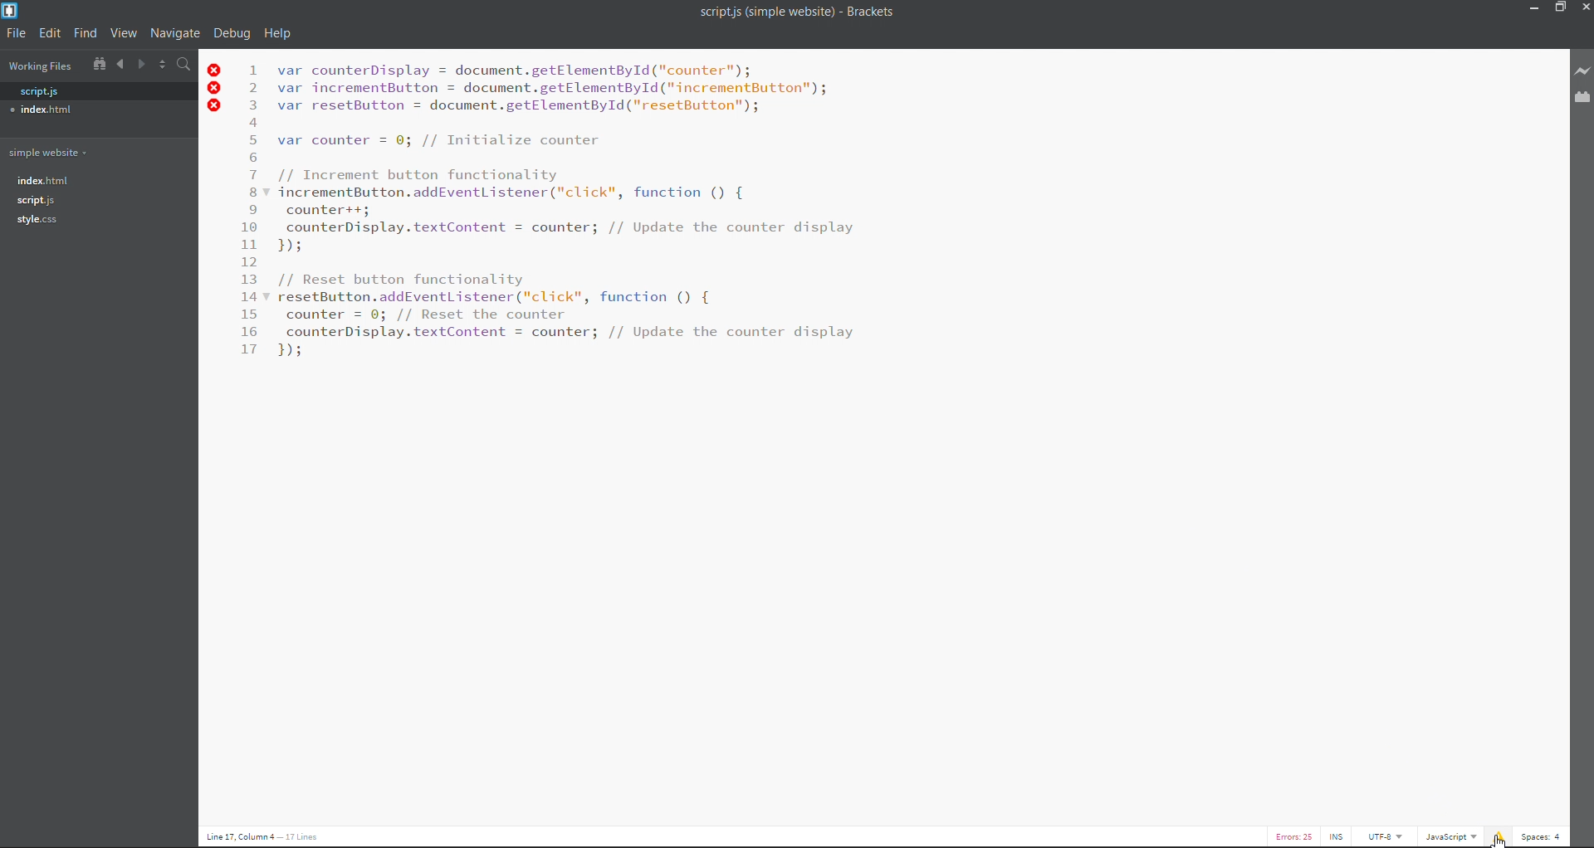  I want to click on search, so click(185, 64).